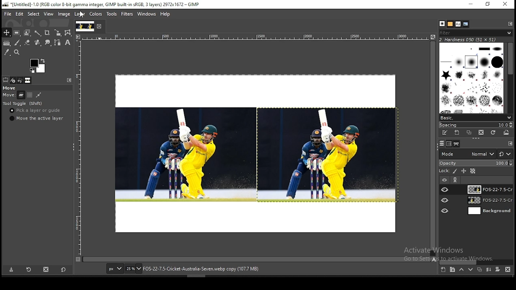 This screenshot has width=516, height=290. Describe the element at coordinates (507, 133) in the screenshot. I see `open brush as image` at that location.